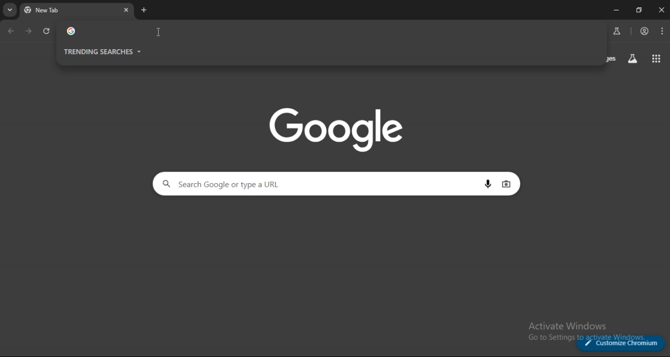 The width and height of the screenshot is (670, 357). What do you see at coordinates (654, 58) in the screenshot?
I see `google apps` at bounding box center [654, 58].